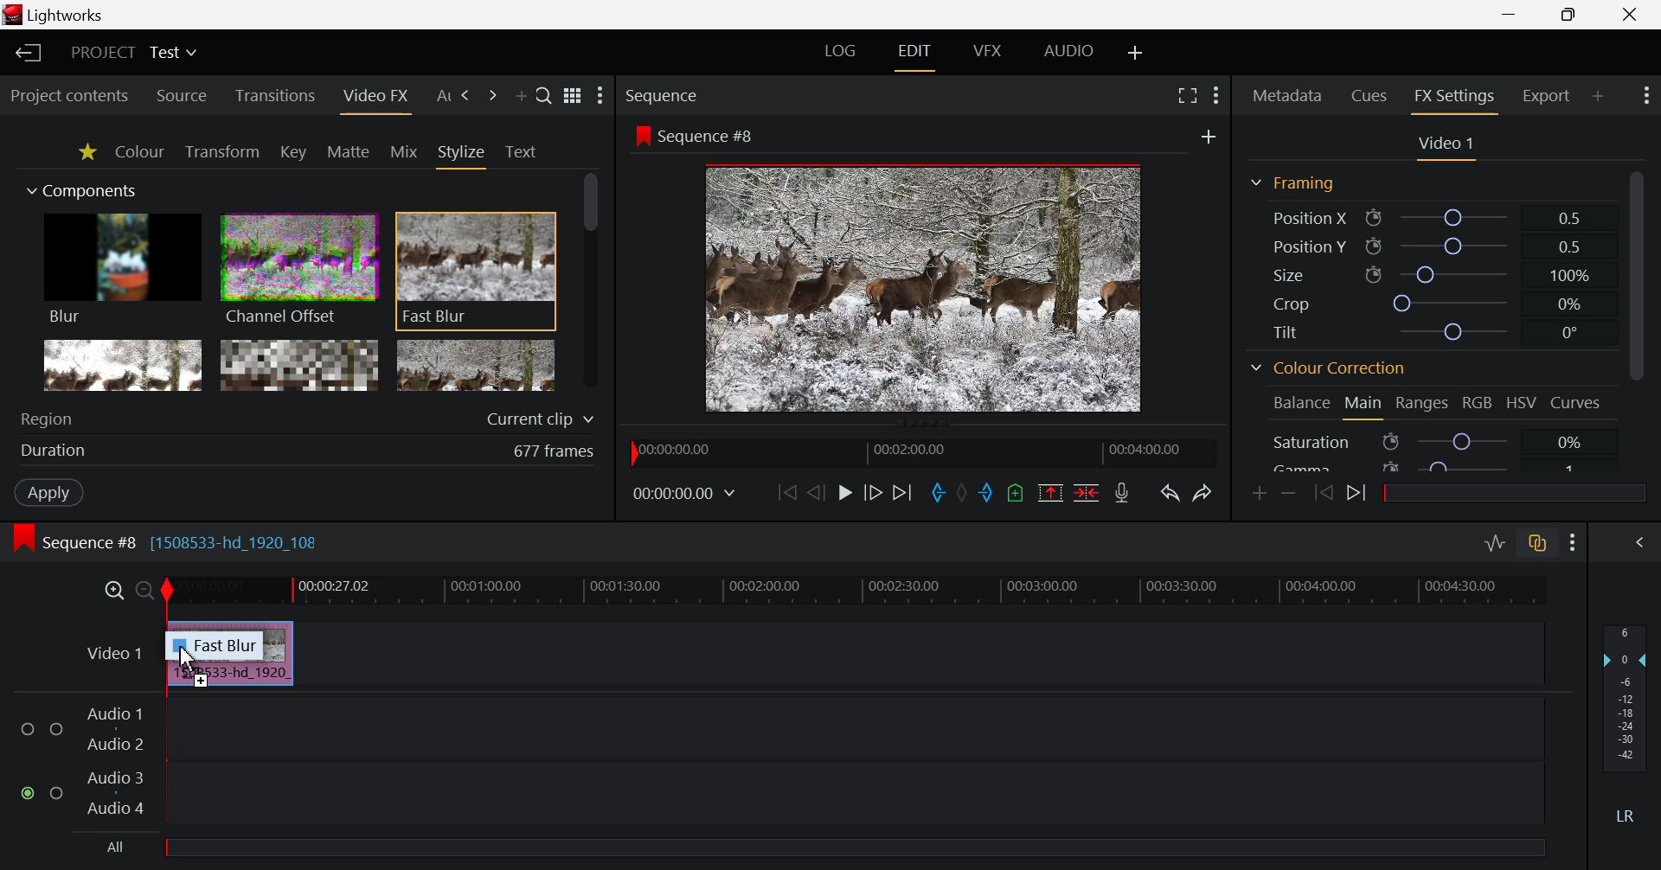 This screenshot has width=1661, height=870. Describe the element at coordinates (227, 644) in the screenshot. I see `Fast Blur` at that location.